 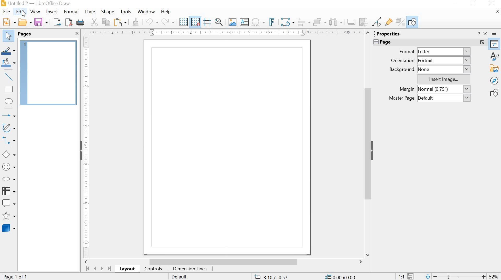 What do you see at coordinates (153, 270) in the screenshot?
I see `controls` at bounding box center [153, 270].